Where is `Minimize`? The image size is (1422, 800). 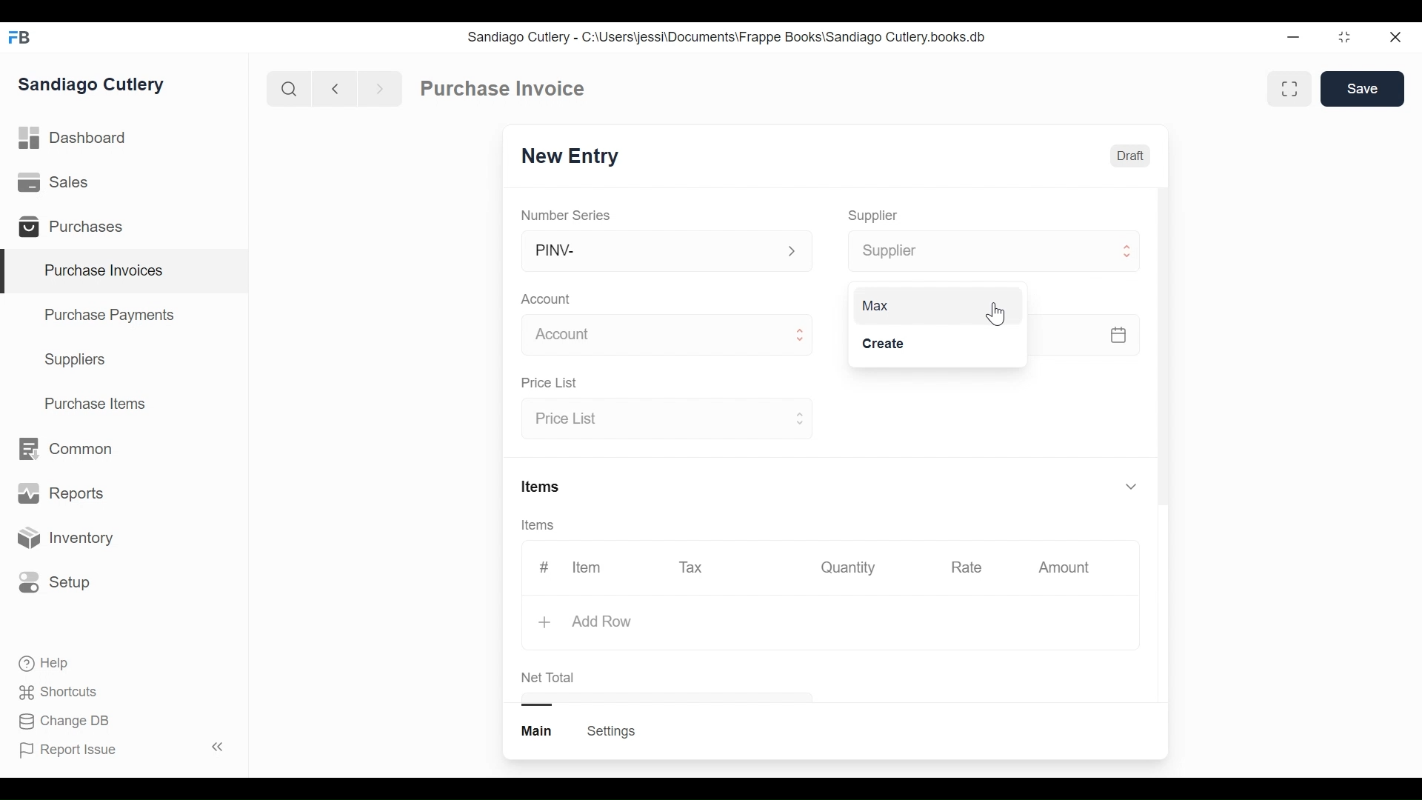
Minimize is located at coordinates (1290, 38).